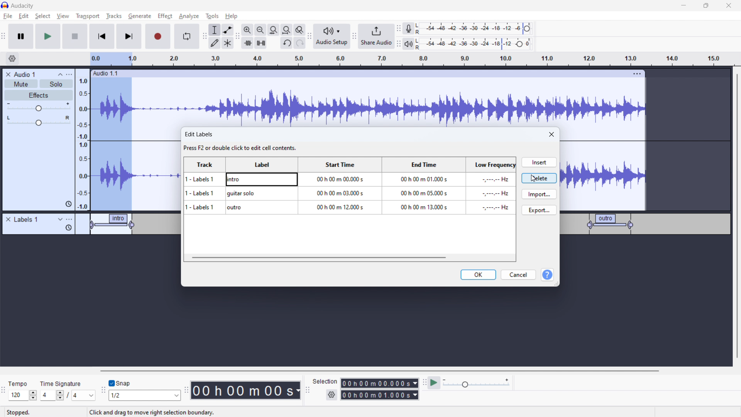  Describe the element at coordinates (518, 275) in the screenshot. I see `cancel` at that location.